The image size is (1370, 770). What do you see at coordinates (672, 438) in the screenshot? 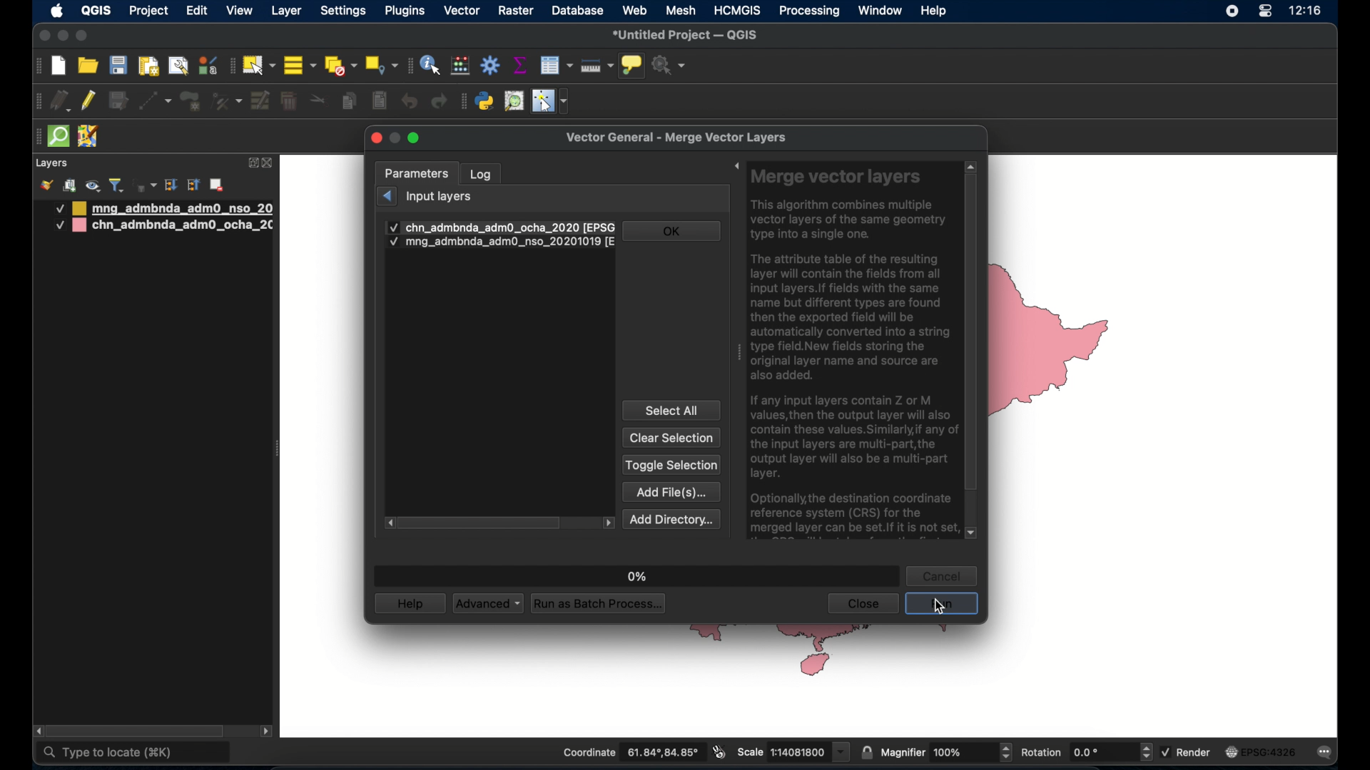
I see `clear selection` at bounding box center [672, 438].